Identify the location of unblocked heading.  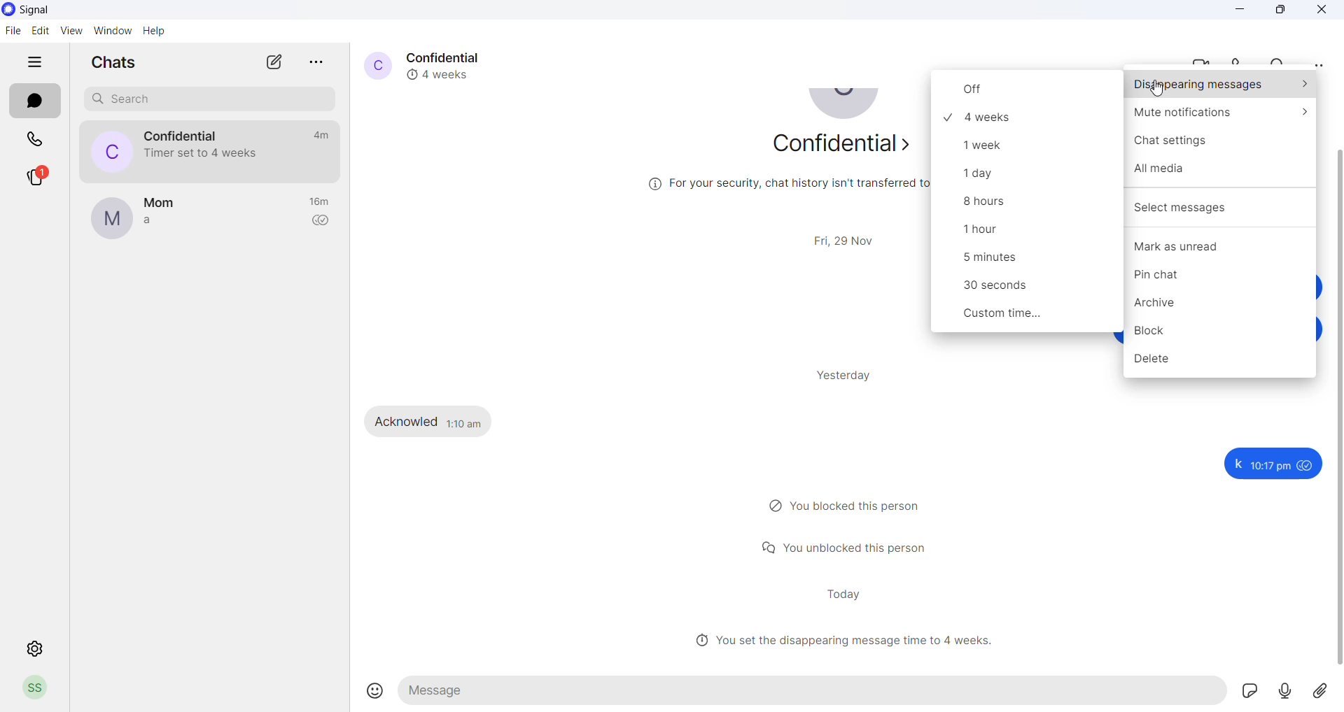
(851, 546).